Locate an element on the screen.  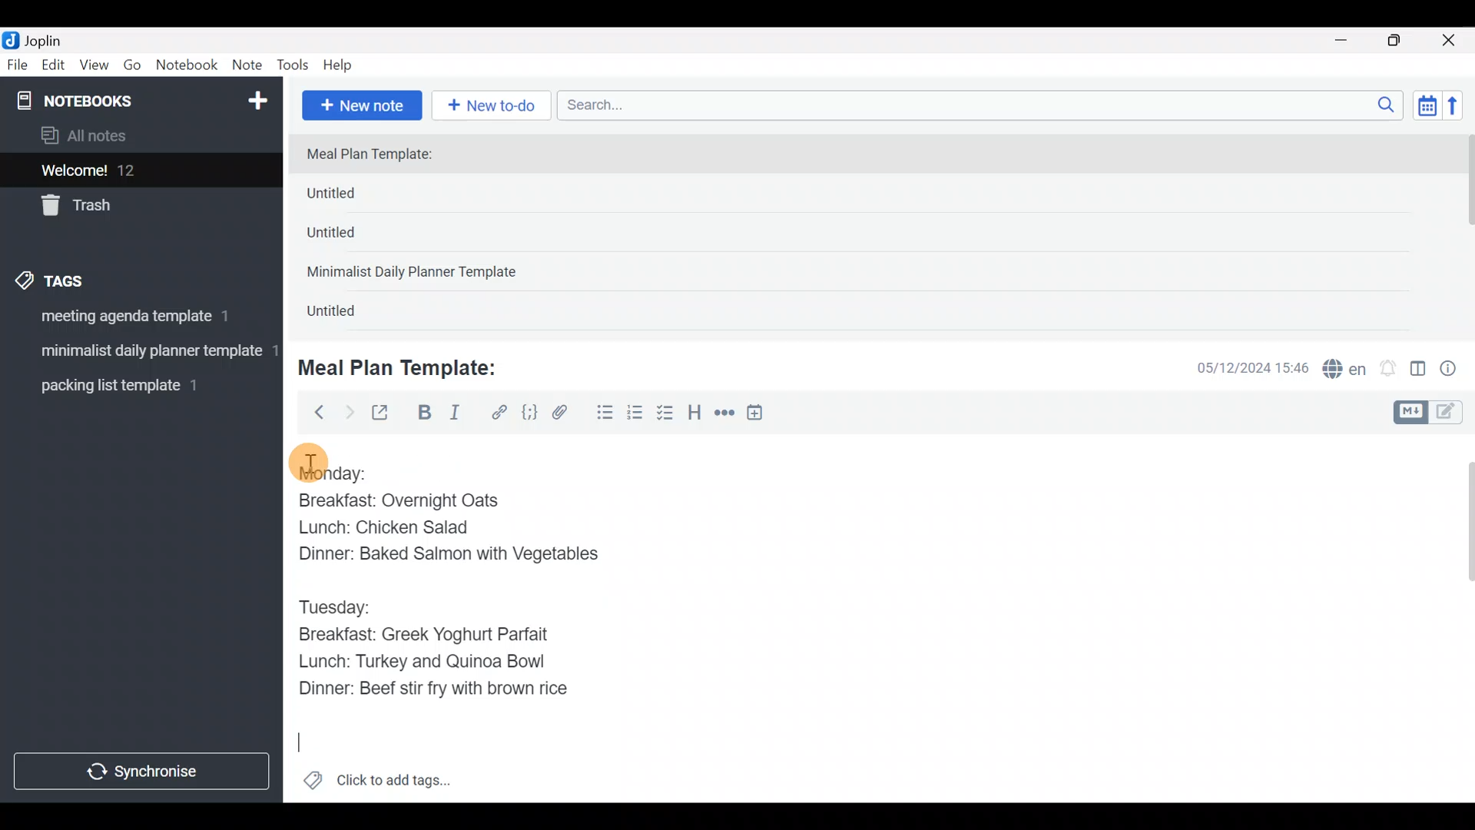
Maximize is located at coordinates (1404, 41).